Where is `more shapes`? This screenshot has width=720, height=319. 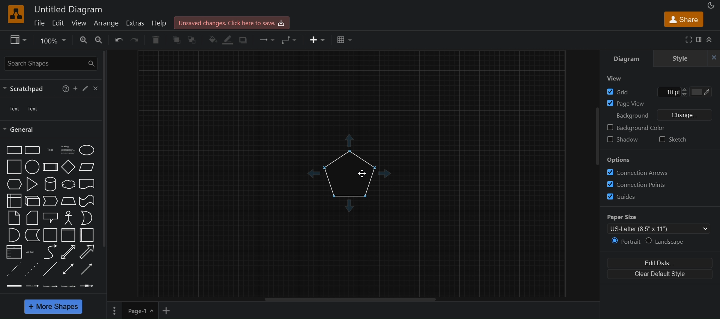
more shapes is located at coordinates (53, 307).